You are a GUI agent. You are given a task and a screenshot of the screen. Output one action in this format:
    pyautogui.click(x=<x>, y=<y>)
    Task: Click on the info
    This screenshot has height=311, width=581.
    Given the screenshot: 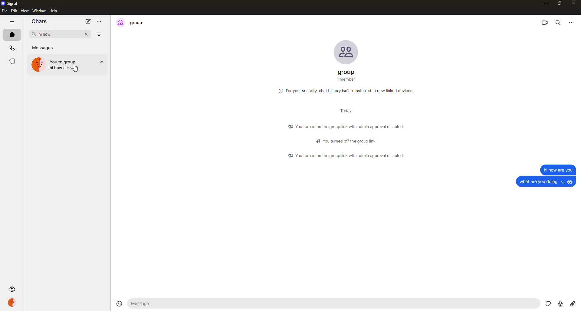 What is the action you would take?
    pyautogui.click(x=347, y=90)
    